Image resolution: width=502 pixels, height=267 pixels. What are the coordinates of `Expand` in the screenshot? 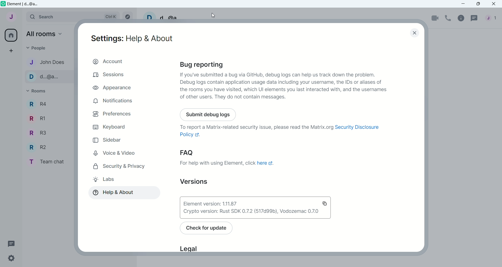 It's located at (23, 16).